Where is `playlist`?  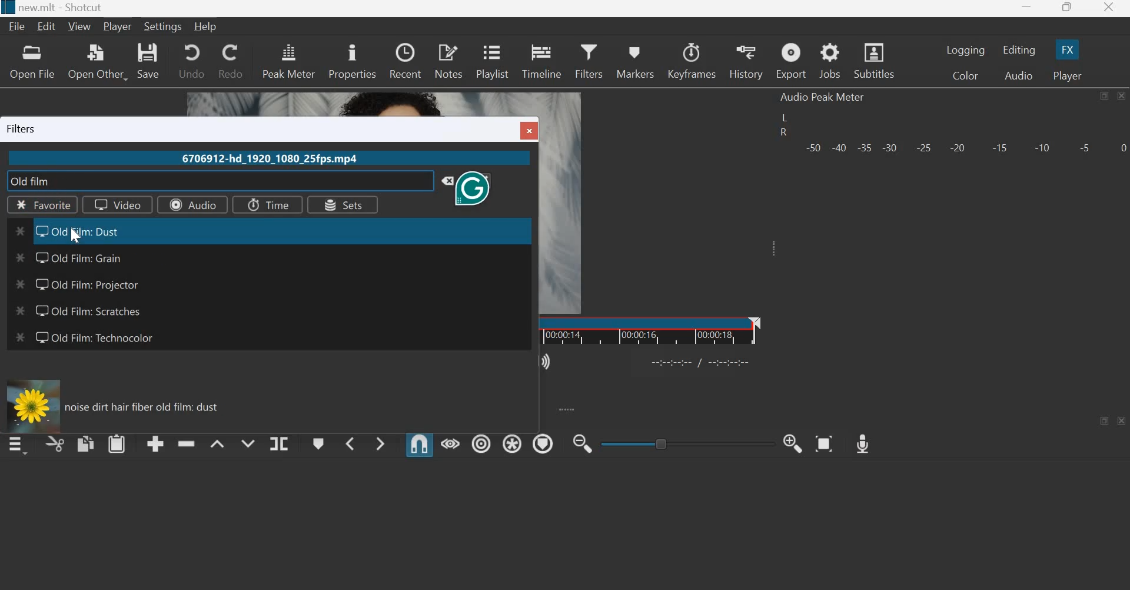 playlist is located at coordinates (491, 59).